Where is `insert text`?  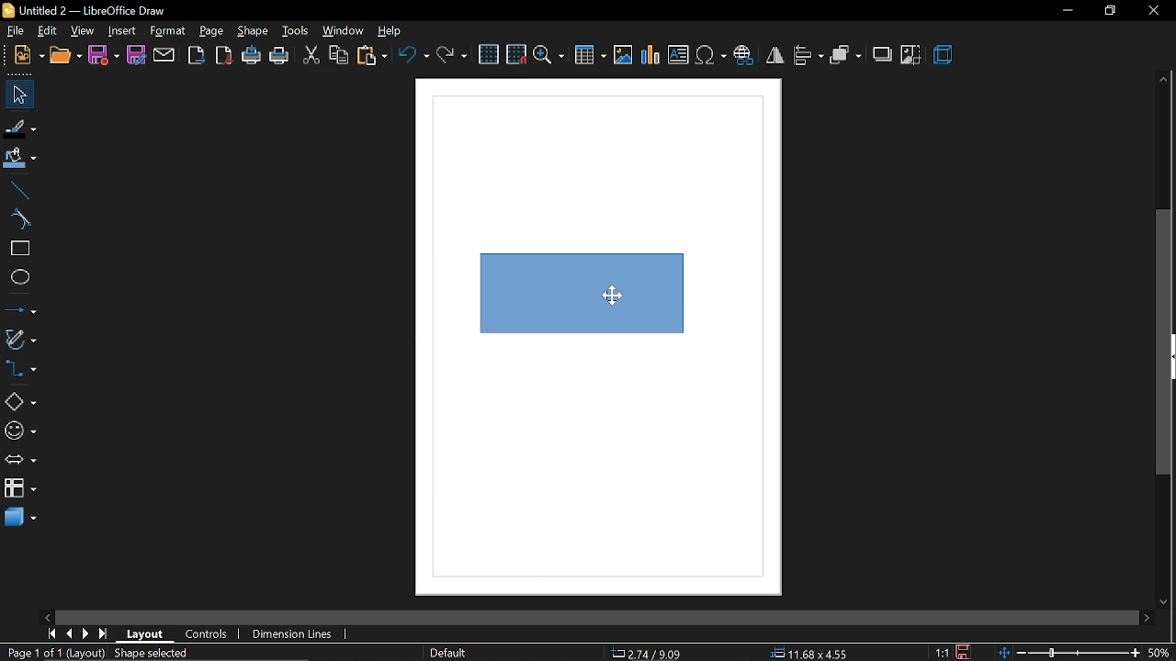 insert text is located at coordinates (678, 55).